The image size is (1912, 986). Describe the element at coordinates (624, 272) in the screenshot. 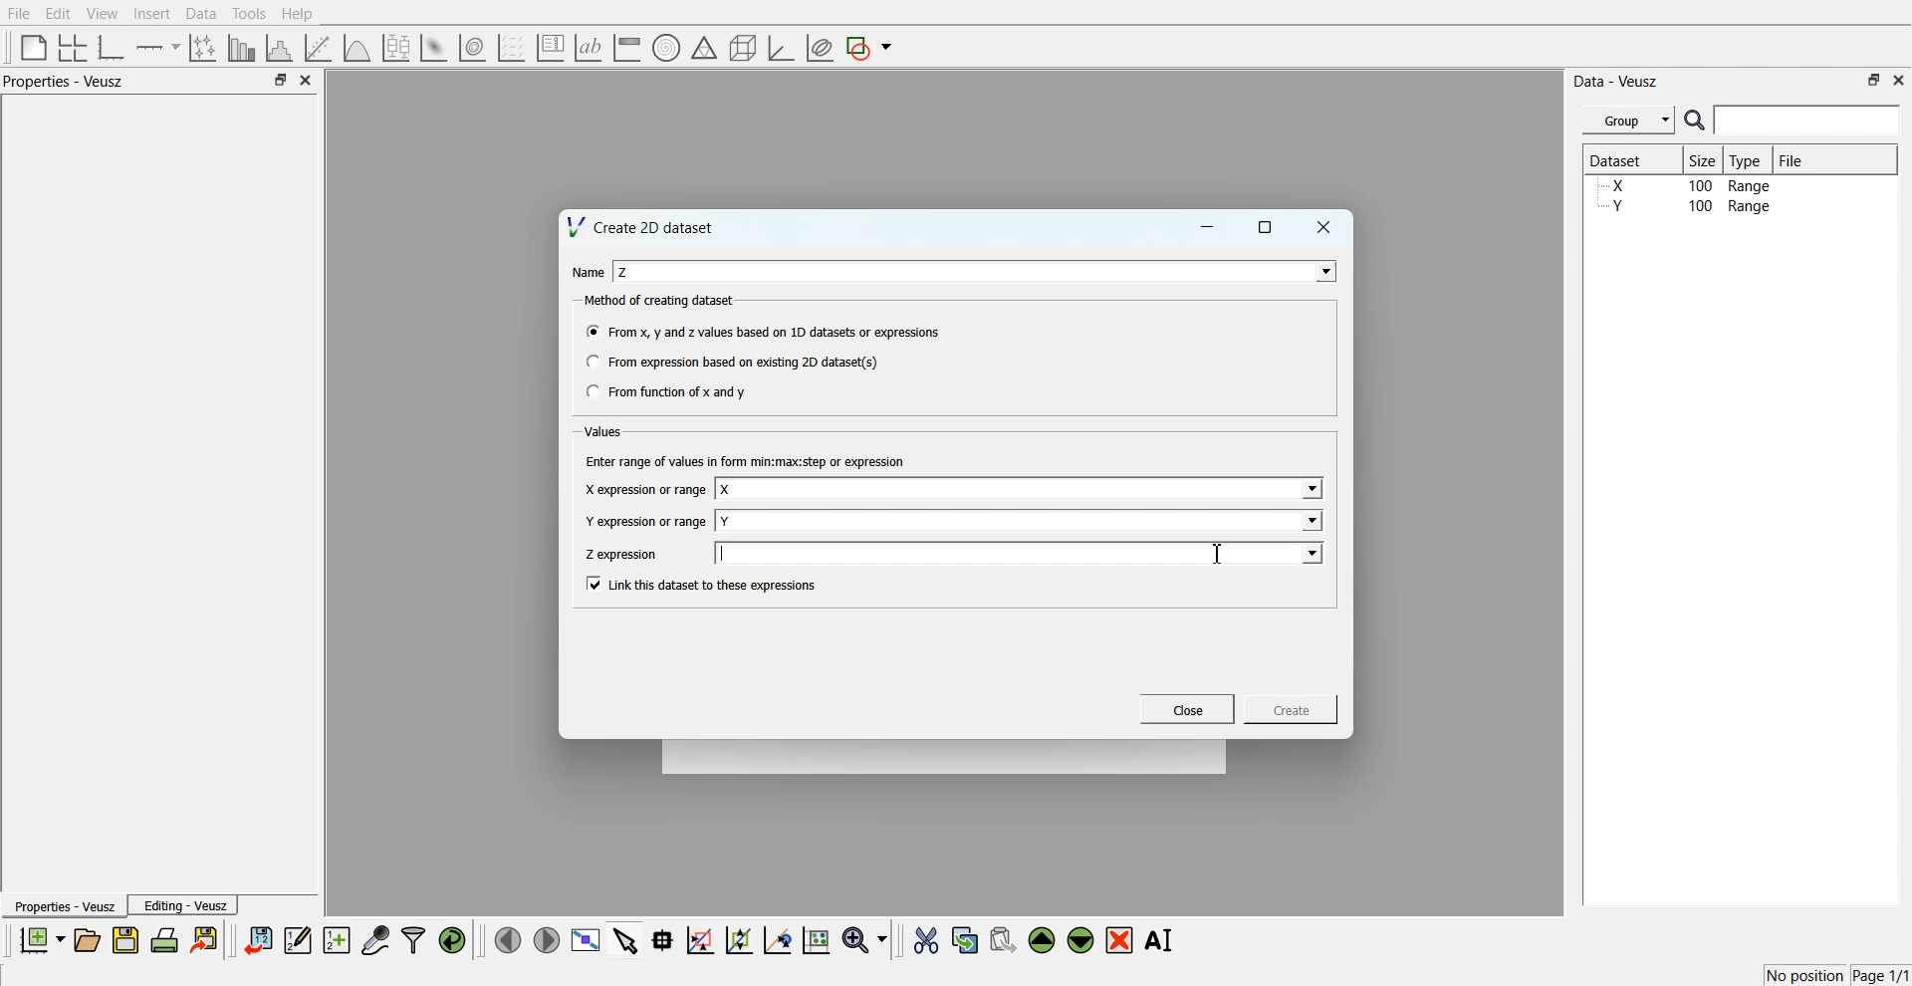

I see `Z` at that location.